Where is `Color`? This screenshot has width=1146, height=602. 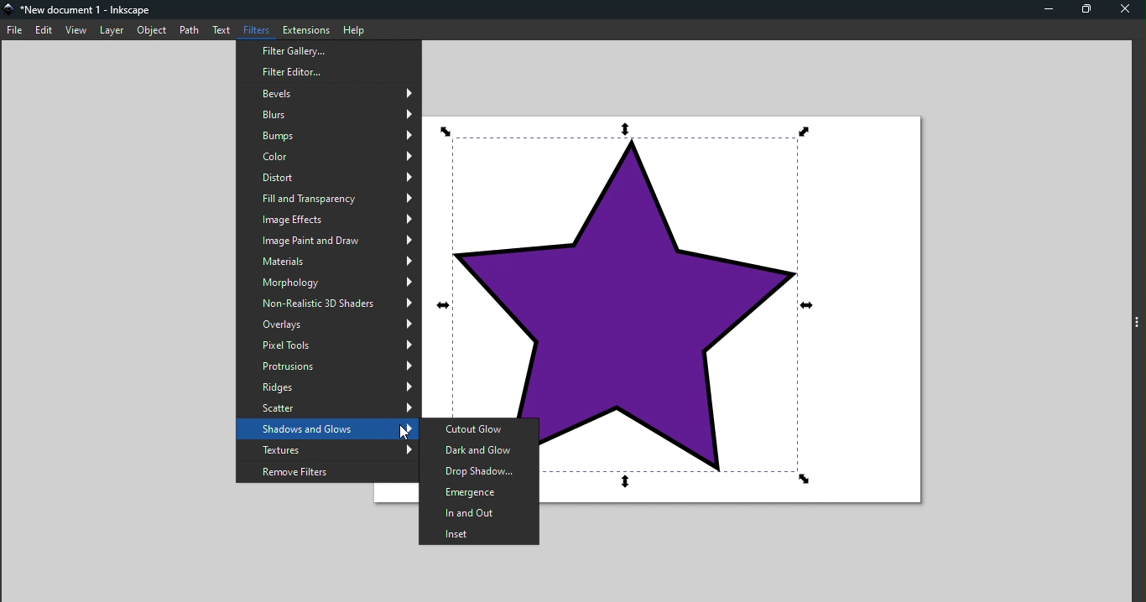
Color is located at coordinates (327, 157).